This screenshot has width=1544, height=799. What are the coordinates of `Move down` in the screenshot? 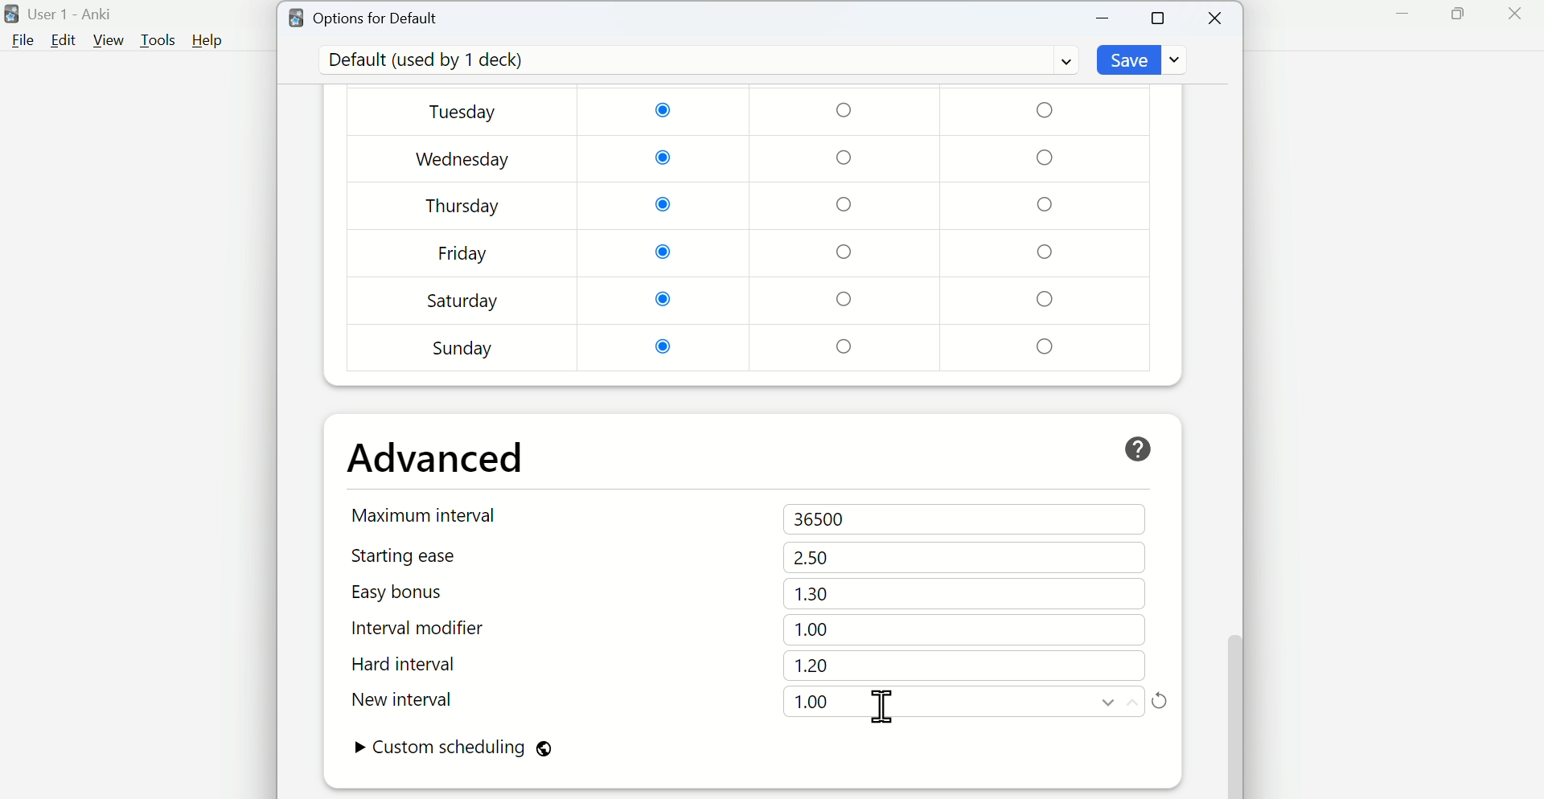 It's located at (1109, 702).